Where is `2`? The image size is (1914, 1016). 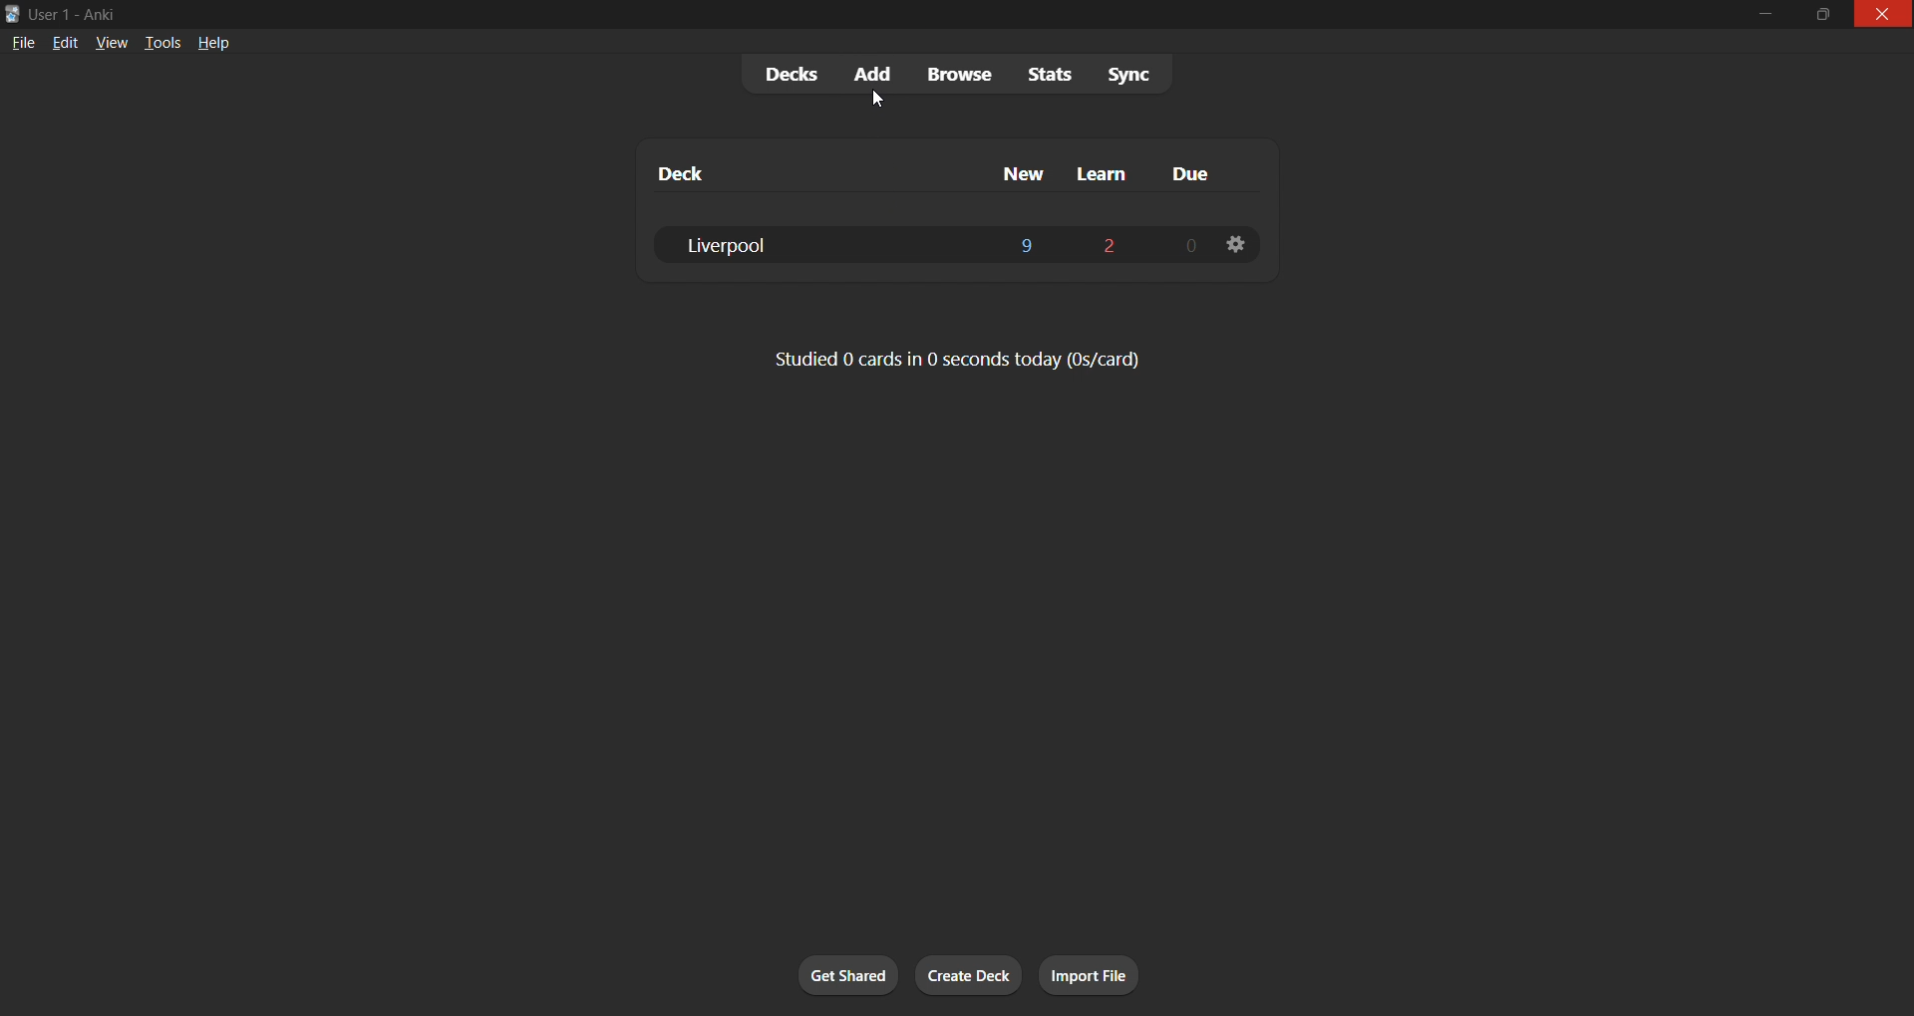
2 is located at coordinates (1106, 242).